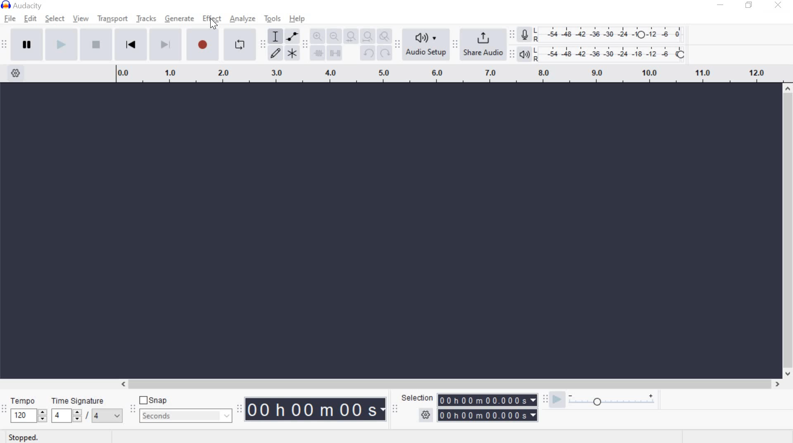 The height and width of the screenshot is (443, 793). What do you see at coordinates (455, 44) in the screenshot?
I see `Share audio toolbar` at bounding box center [455, 44].